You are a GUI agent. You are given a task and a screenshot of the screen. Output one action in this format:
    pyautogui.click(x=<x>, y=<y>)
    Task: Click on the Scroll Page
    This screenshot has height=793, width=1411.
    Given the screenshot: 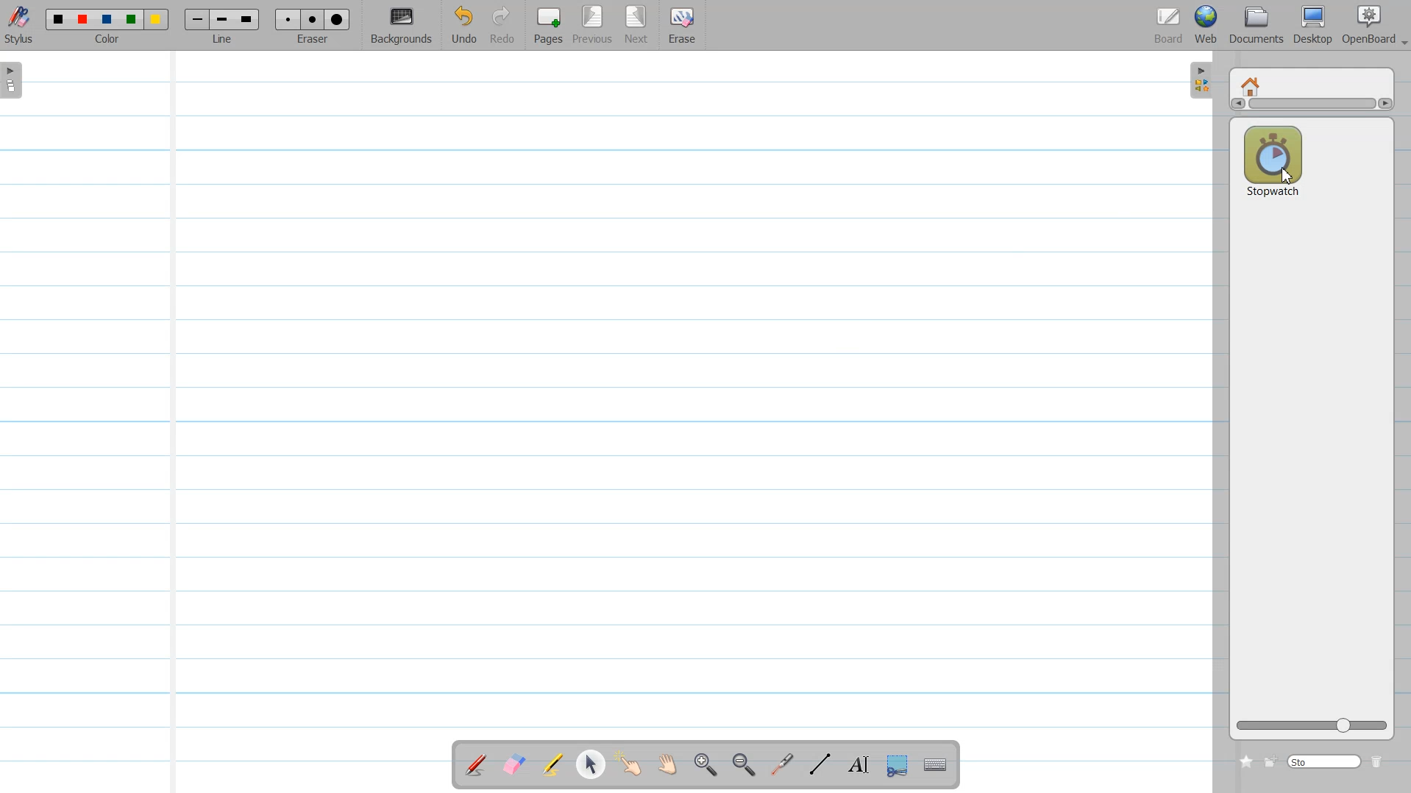 What is the action you would take?
    pyautogui.click(x=667, y=765)
    